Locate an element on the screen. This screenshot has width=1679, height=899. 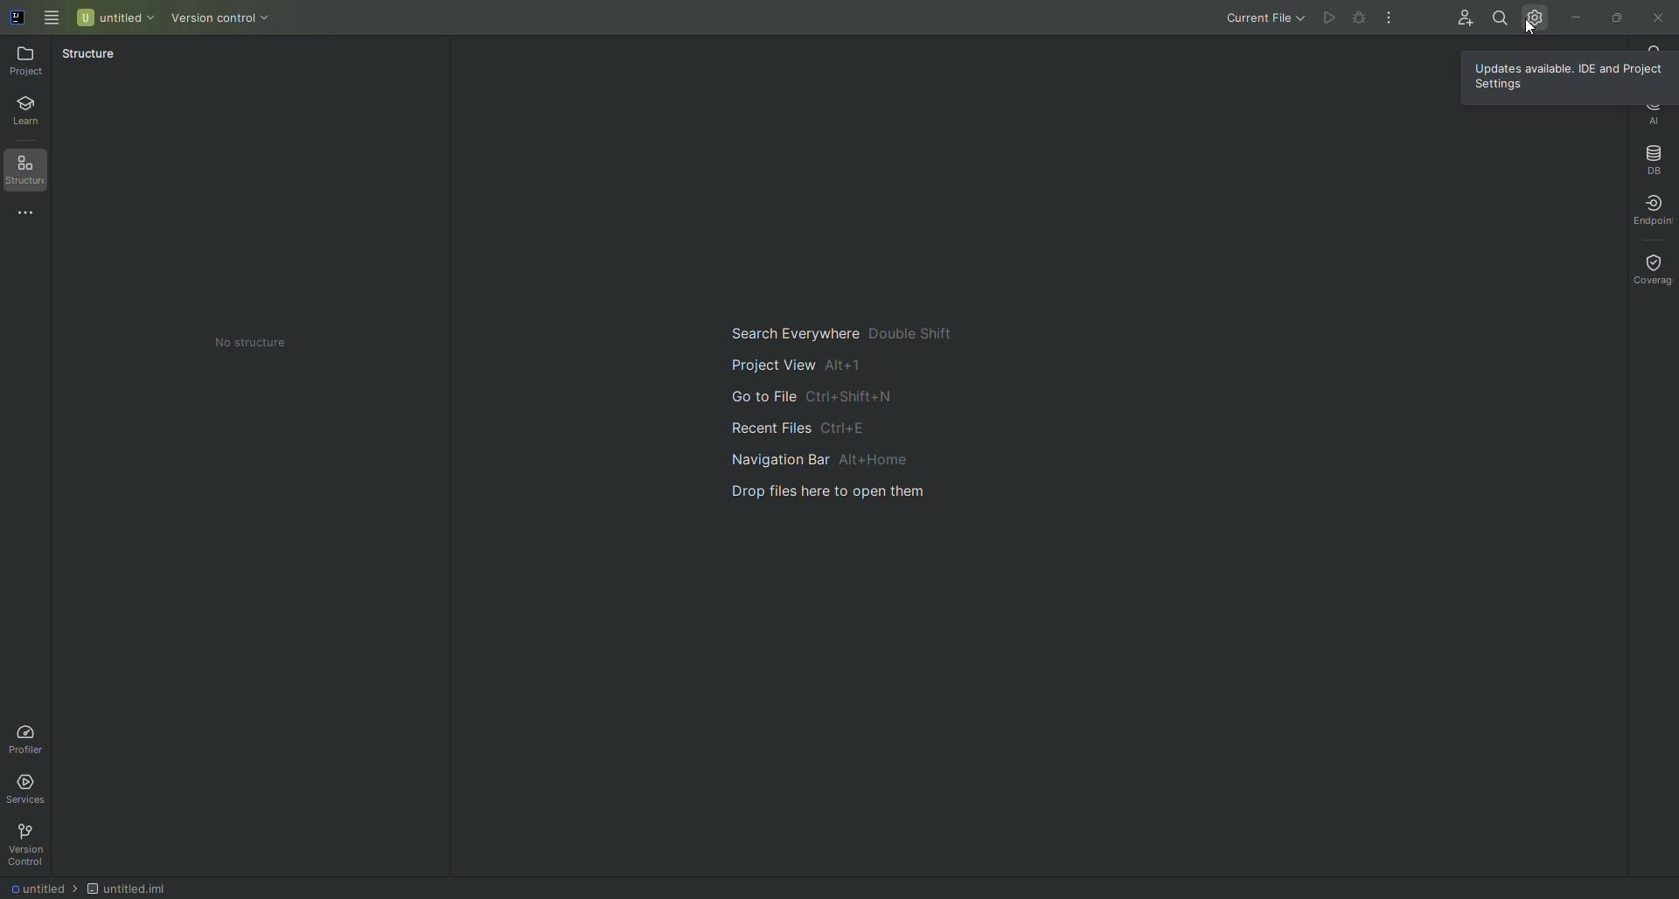
Recent Files  is located at coordinates (793, 426).